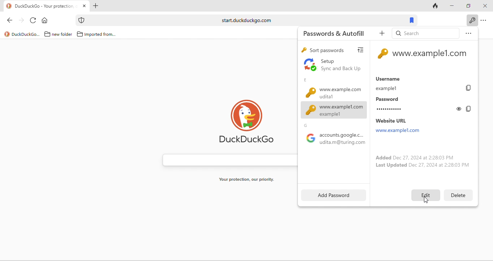 Image resolution: width=493 pixels, height=261 pixels. Describe the element at coordinates (363, 49) in the screenshot. I see `view` at that location.